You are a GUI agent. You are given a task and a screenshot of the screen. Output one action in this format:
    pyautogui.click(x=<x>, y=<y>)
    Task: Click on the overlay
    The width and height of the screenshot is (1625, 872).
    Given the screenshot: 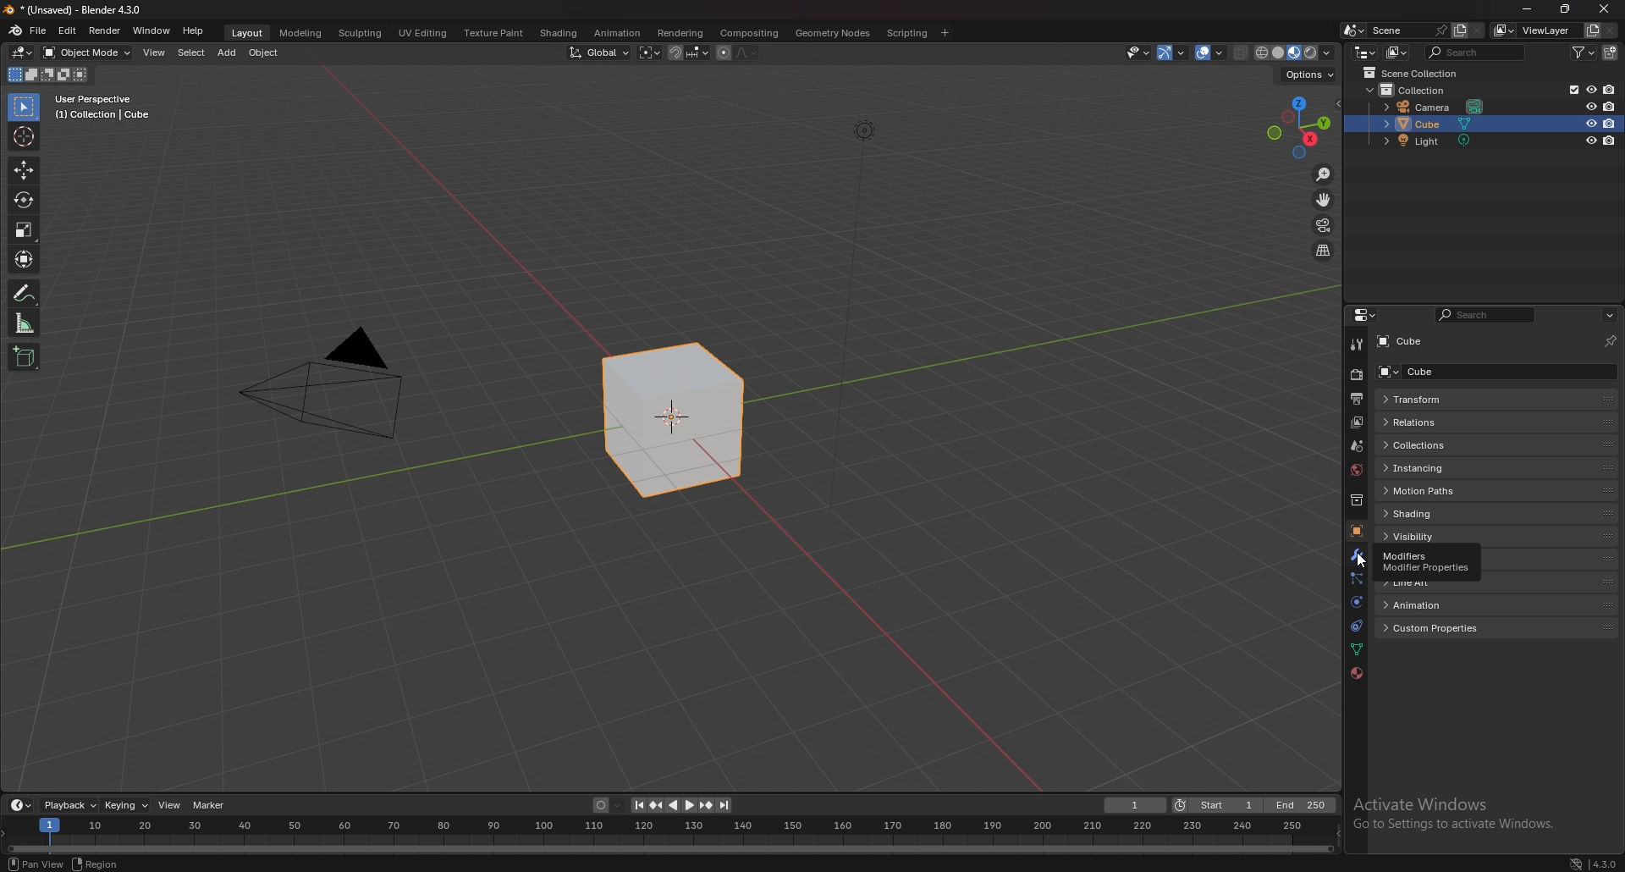 What is the action you would take?
    pyautogui.click(x=1213, y=52)
    